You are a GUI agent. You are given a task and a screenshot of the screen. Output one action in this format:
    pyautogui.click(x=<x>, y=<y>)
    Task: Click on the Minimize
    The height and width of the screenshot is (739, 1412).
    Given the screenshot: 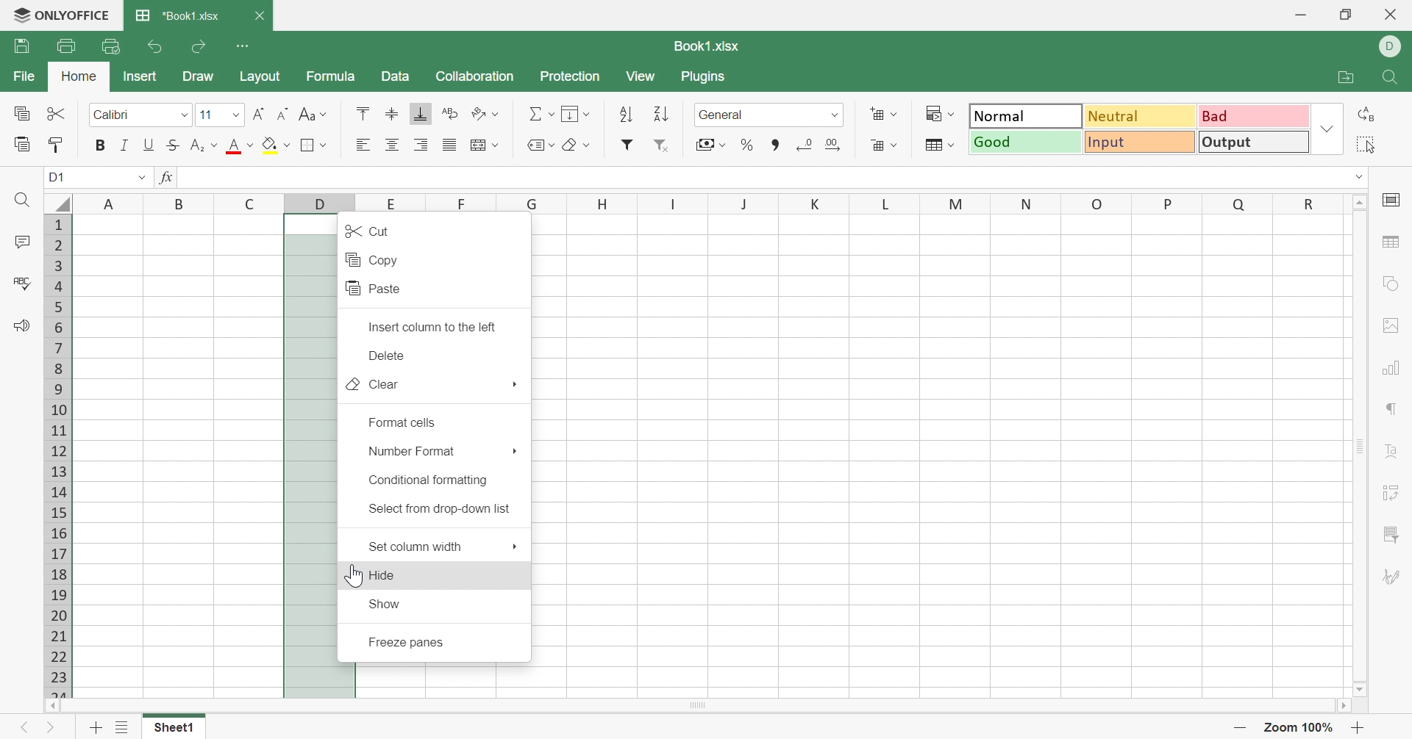 What is the action you would take?
    pyautogui.click(x=1297, y=13)
    